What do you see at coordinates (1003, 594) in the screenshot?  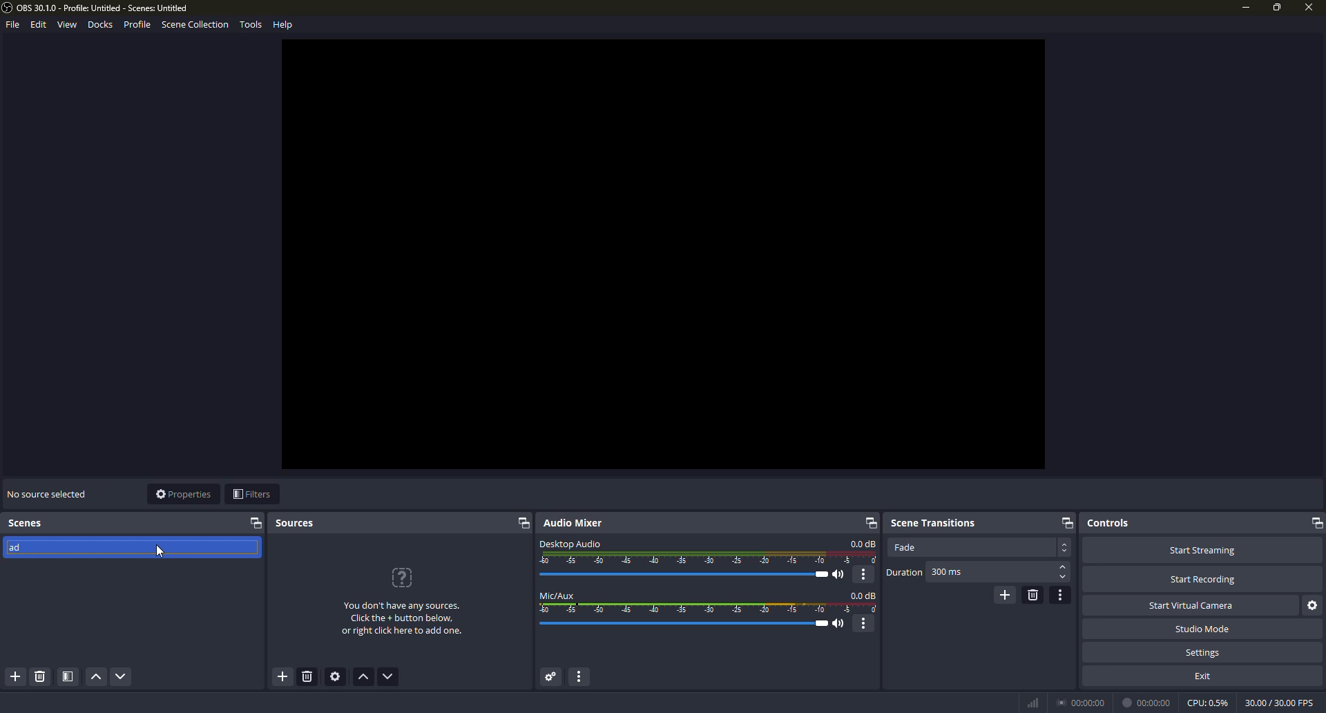 I see `add configurable transition` at bounding box center [1003, 594].